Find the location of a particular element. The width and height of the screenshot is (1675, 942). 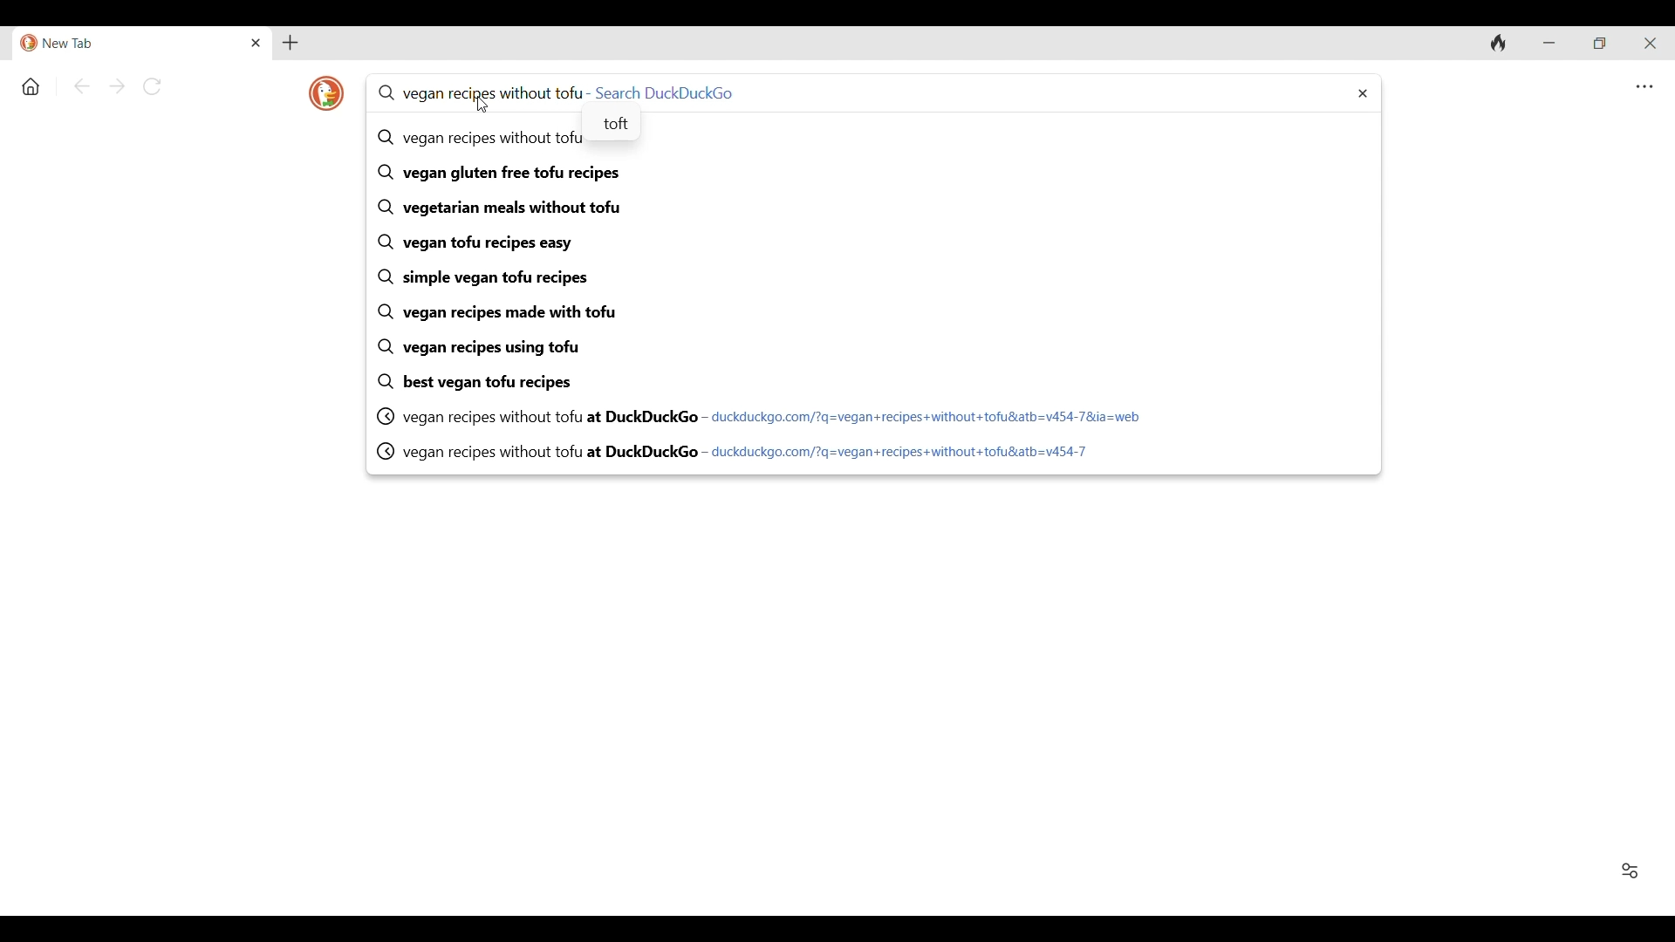

vegan recipes without tofu at DuckDuckGo - duckduckgo.com/?q=vegan+recipes+without+tofulatb=v454-78&ia=web is located at coordinates (873, 417).